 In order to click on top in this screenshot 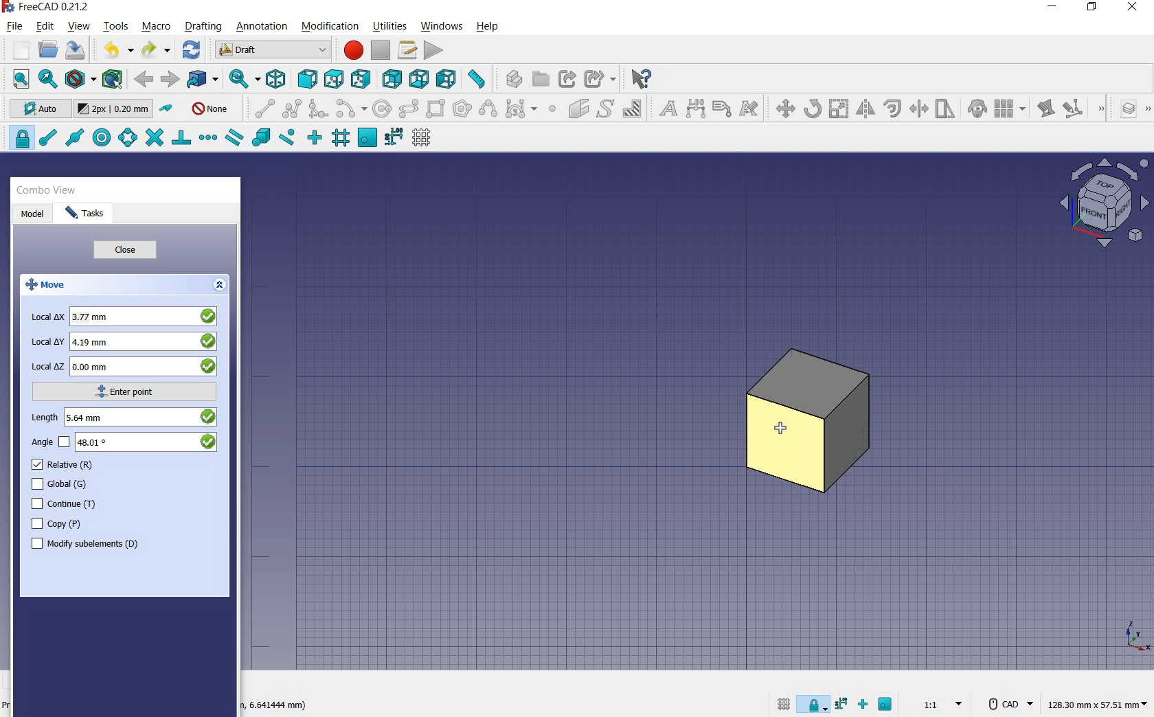, I will do `click(336, 78)`.